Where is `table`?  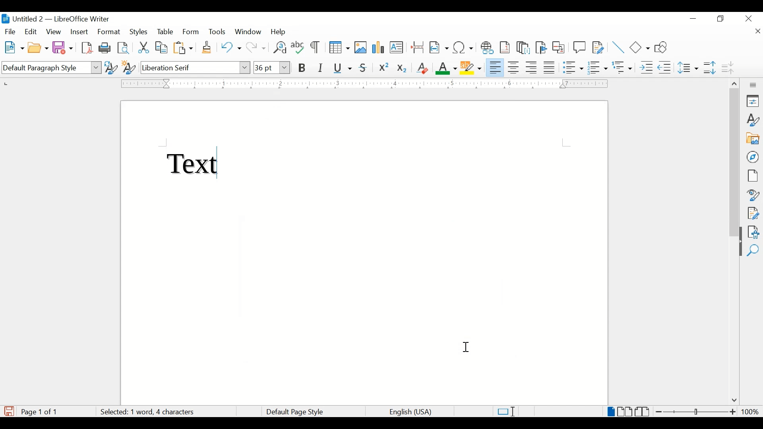 table is located at coordinates (165, 32).